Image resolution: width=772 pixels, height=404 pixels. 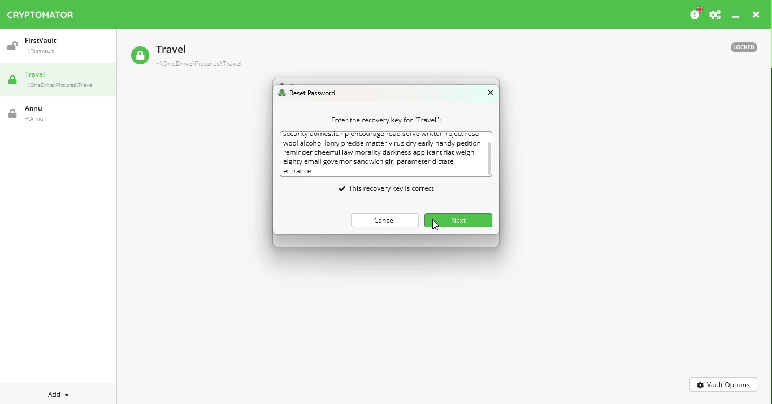 I want to click on Travel, so click(x=62, y=81).